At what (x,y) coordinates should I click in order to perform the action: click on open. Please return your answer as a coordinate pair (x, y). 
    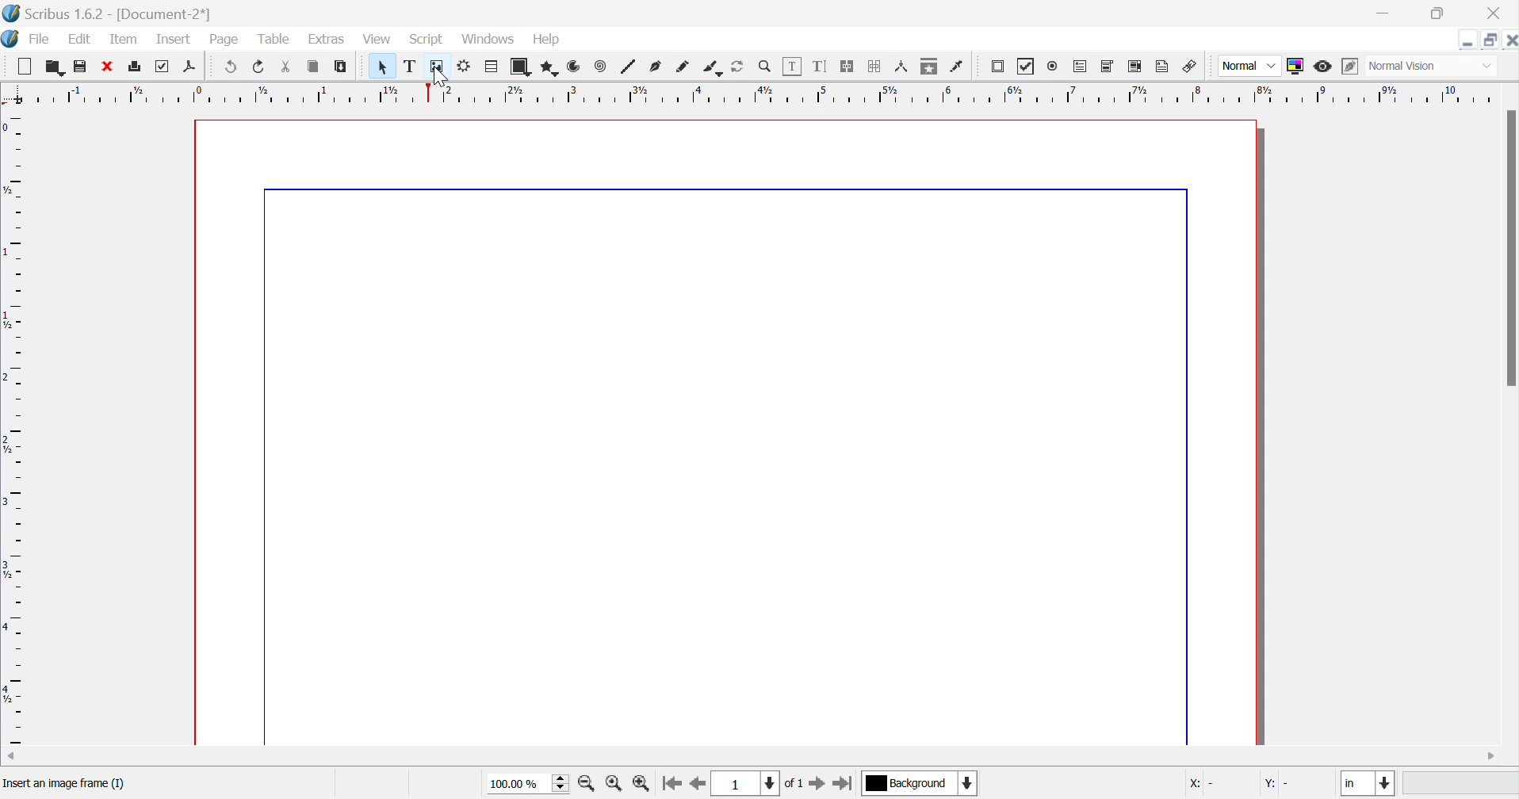
    Looking at the image, I should click on (52, 67).